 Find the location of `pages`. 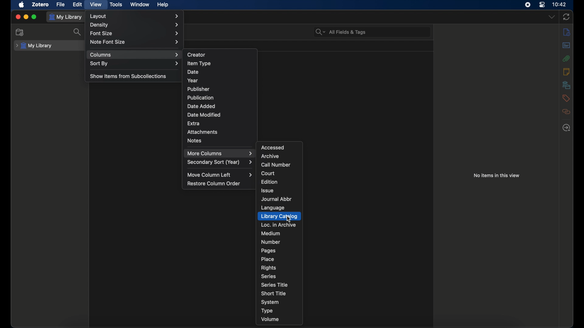

pages is located at coordinates (269, 251).